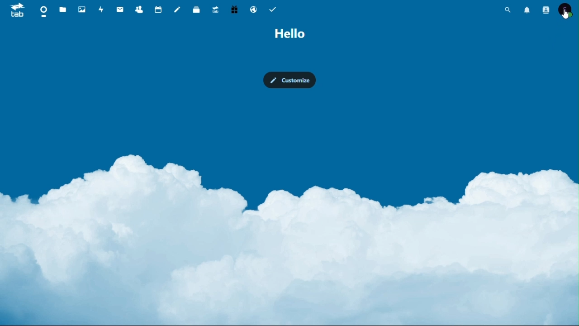 Image resolution: width=579 pixels, height=326 pixels. Describe the element at coordinates (290, 81) in the screenshot. I see `Customise` at that location.